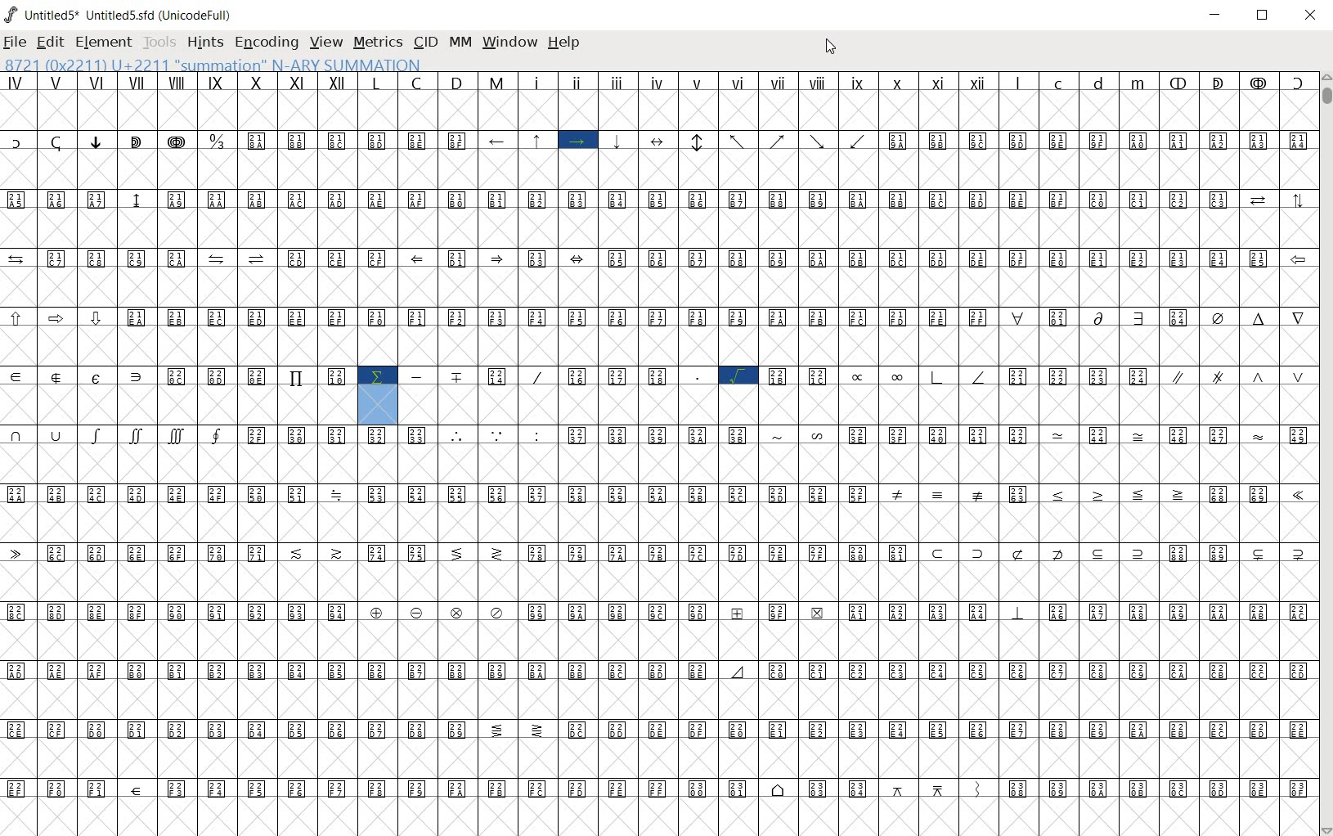 The height and width of the screenshot is (836, 1333). Describe the element at coordinates (658, 142) in the screenshot. I see `special symbols` at that location.